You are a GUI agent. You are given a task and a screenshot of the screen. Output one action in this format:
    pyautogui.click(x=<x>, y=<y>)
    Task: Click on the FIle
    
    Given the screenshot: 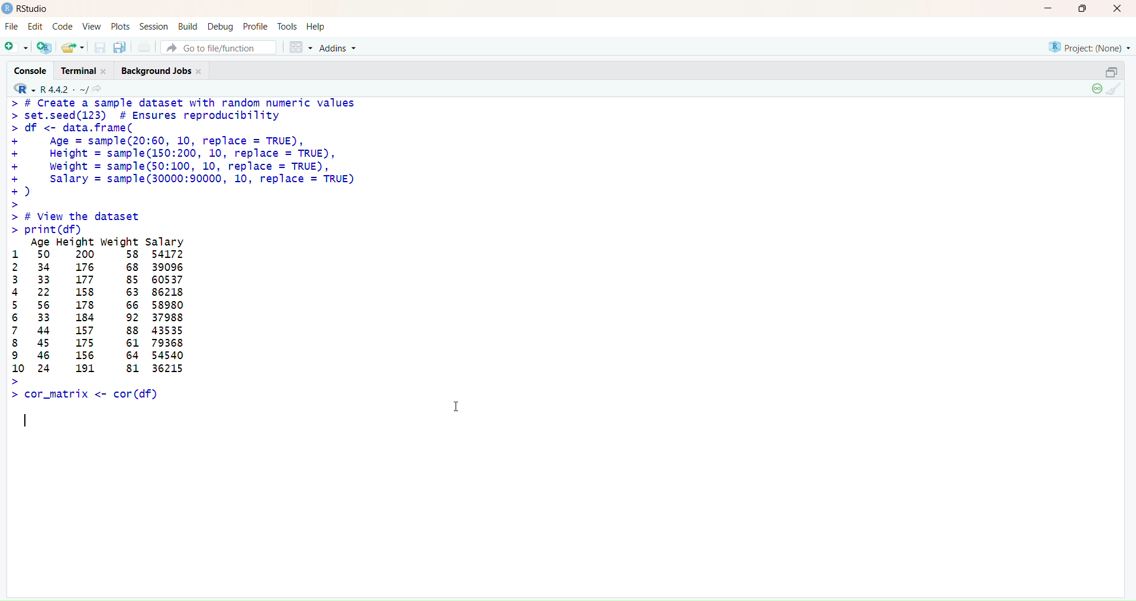 What is the action you would take?
    pyautogui.click(x=12, y=27)
    